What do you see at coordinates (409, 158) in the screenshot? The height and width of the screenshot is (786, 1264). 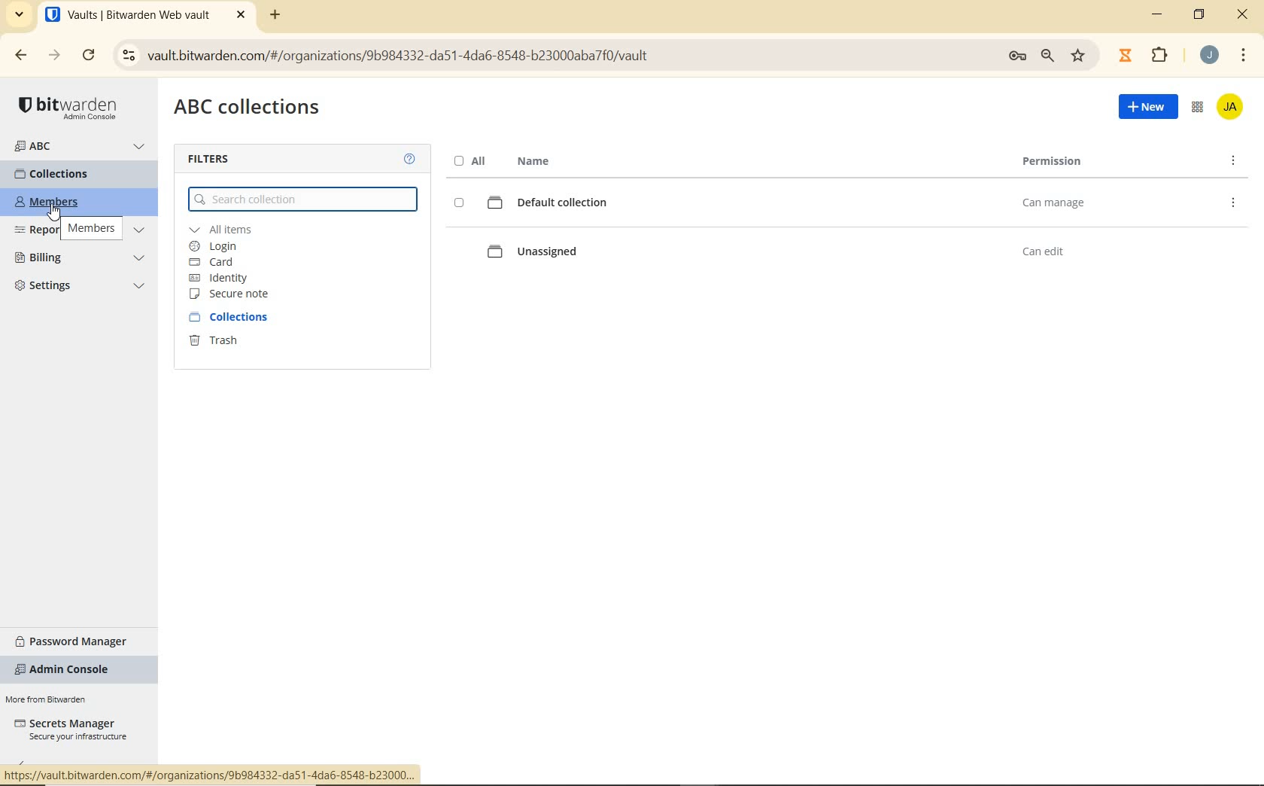 I see `HELP` at bounding box center [409, 158].